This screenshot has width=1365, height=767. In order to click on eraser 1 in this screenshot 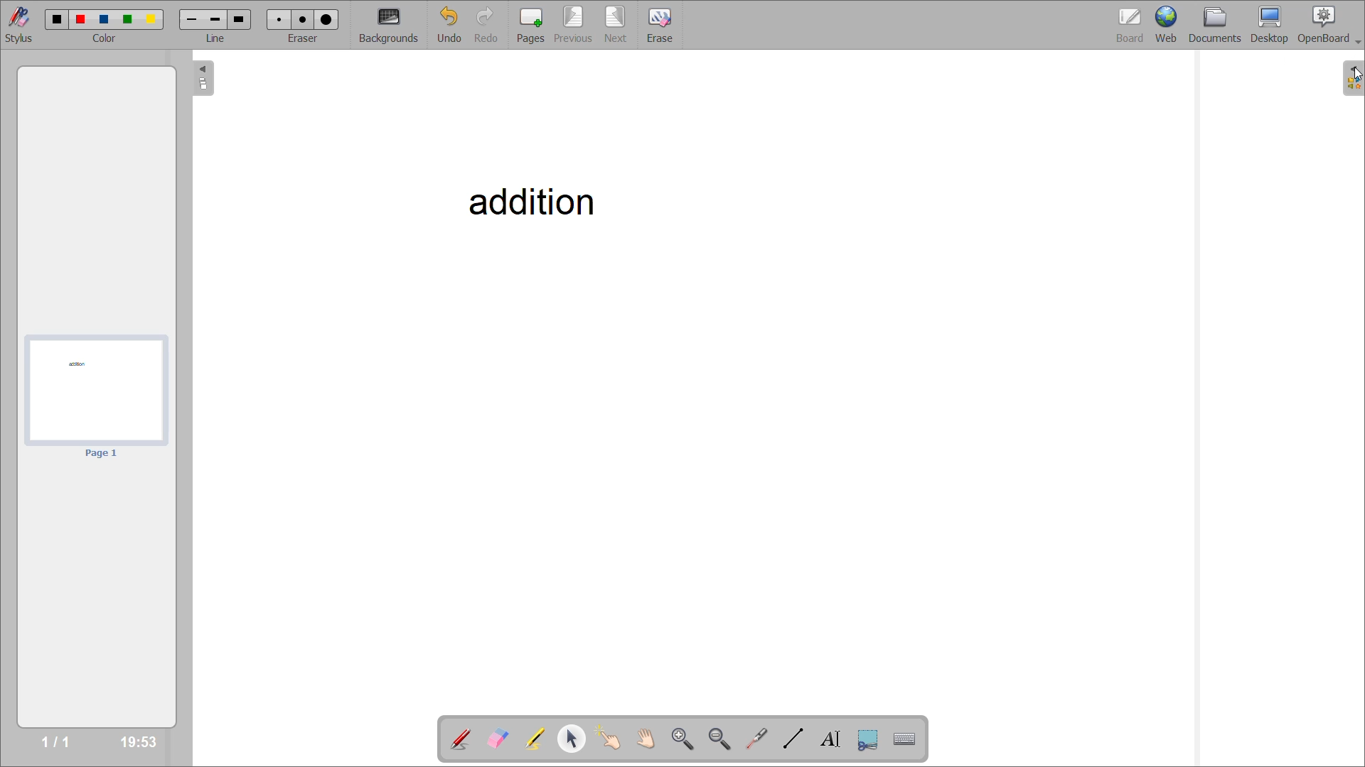, I will do `click(280, 18)`.